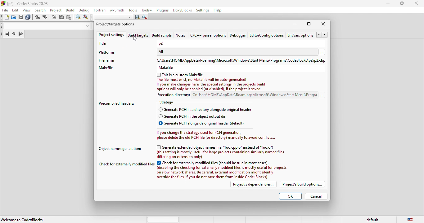 The height and width of the screenshot is (223, 424). Describe the element at coordinates (230, 44) in the screenshot. I see `P2` at that location.